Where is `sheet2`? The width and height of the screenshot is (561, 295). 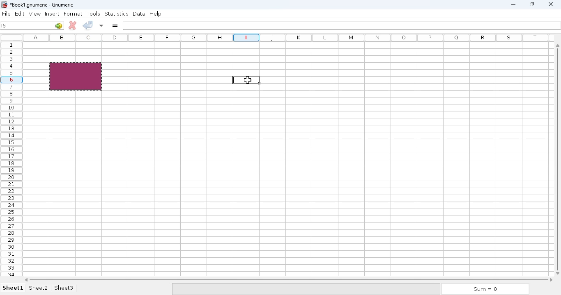 sheet2 is located at coordinates (38, 288).